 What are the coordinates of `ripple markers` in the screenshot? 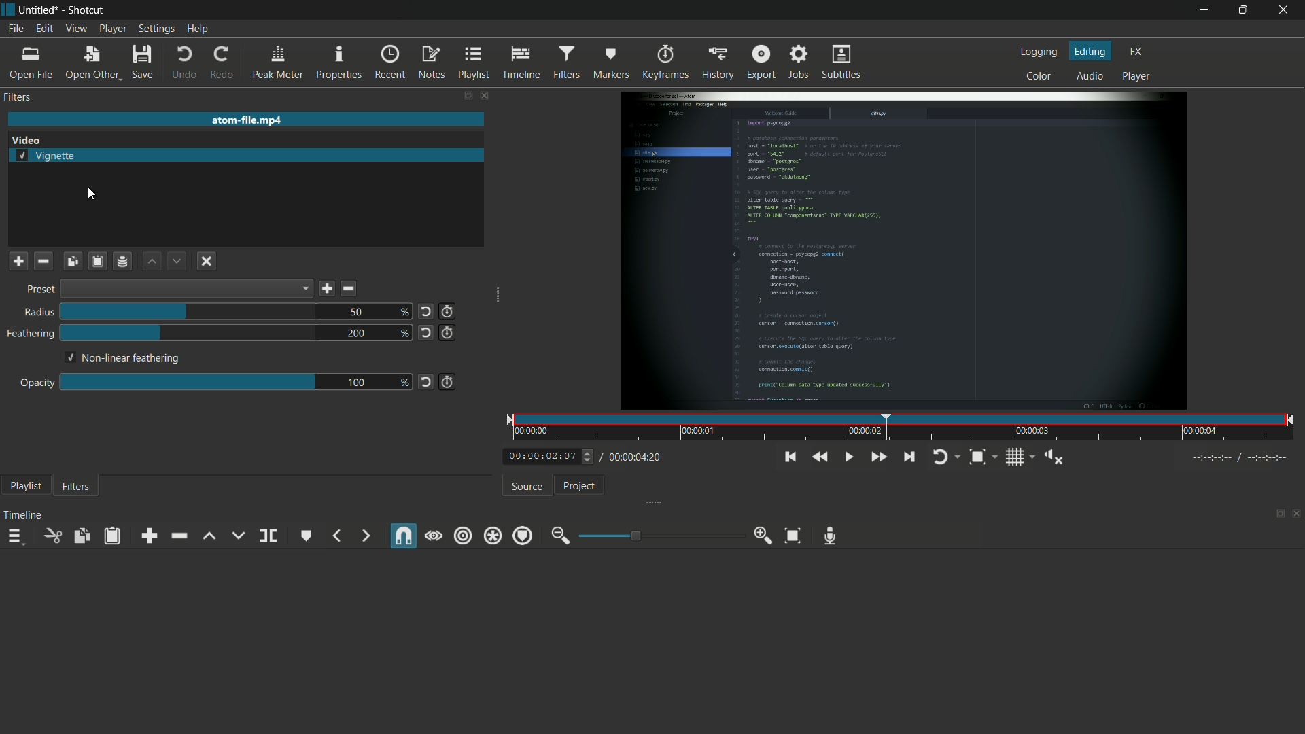 It's located at (523, 536).